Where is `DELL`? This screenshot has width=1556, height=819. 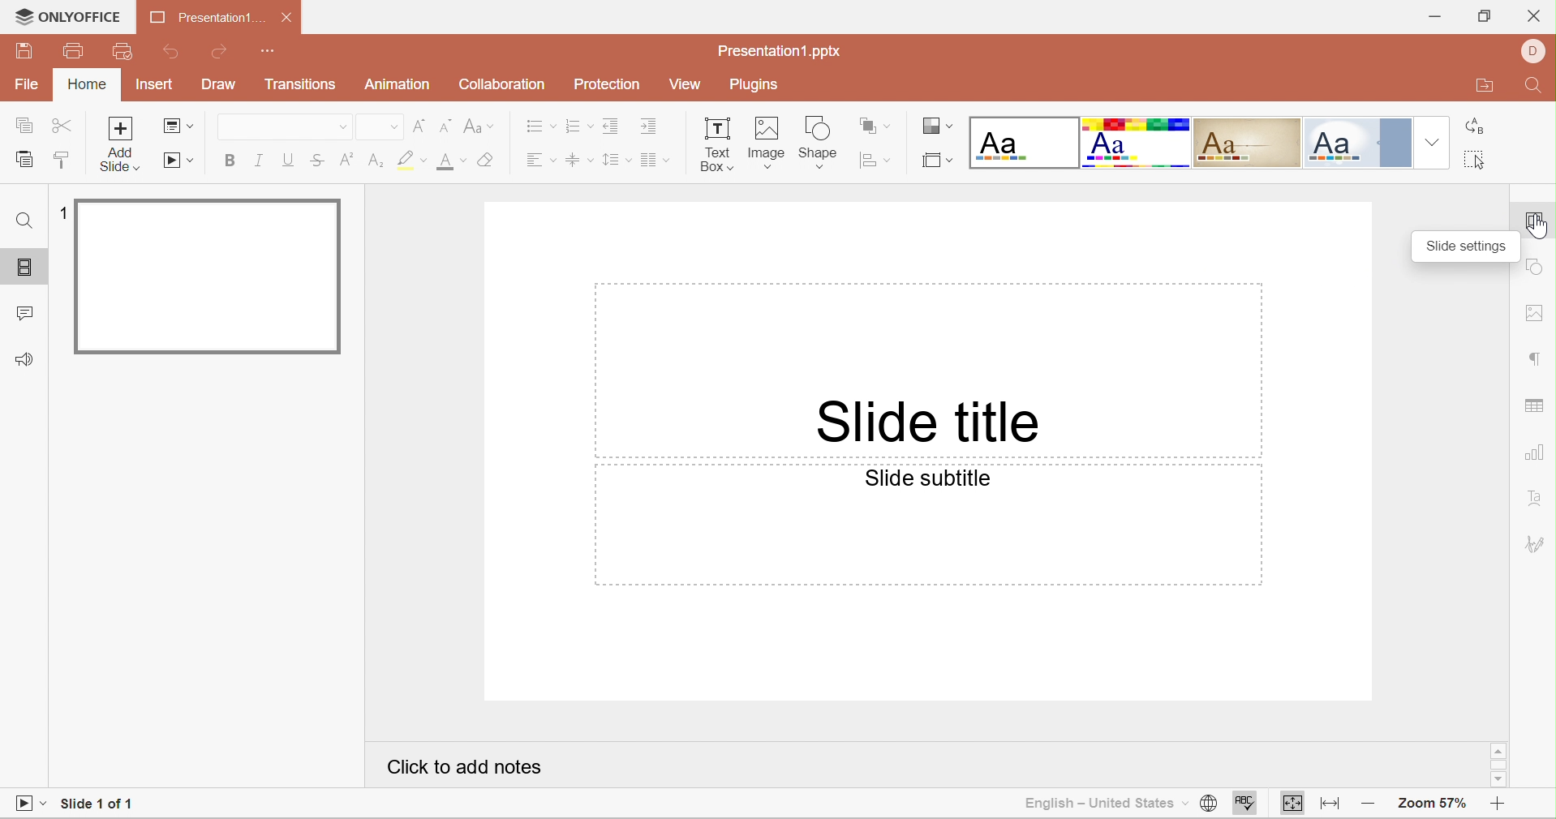
DELL is located at coordinates (1537, 49).